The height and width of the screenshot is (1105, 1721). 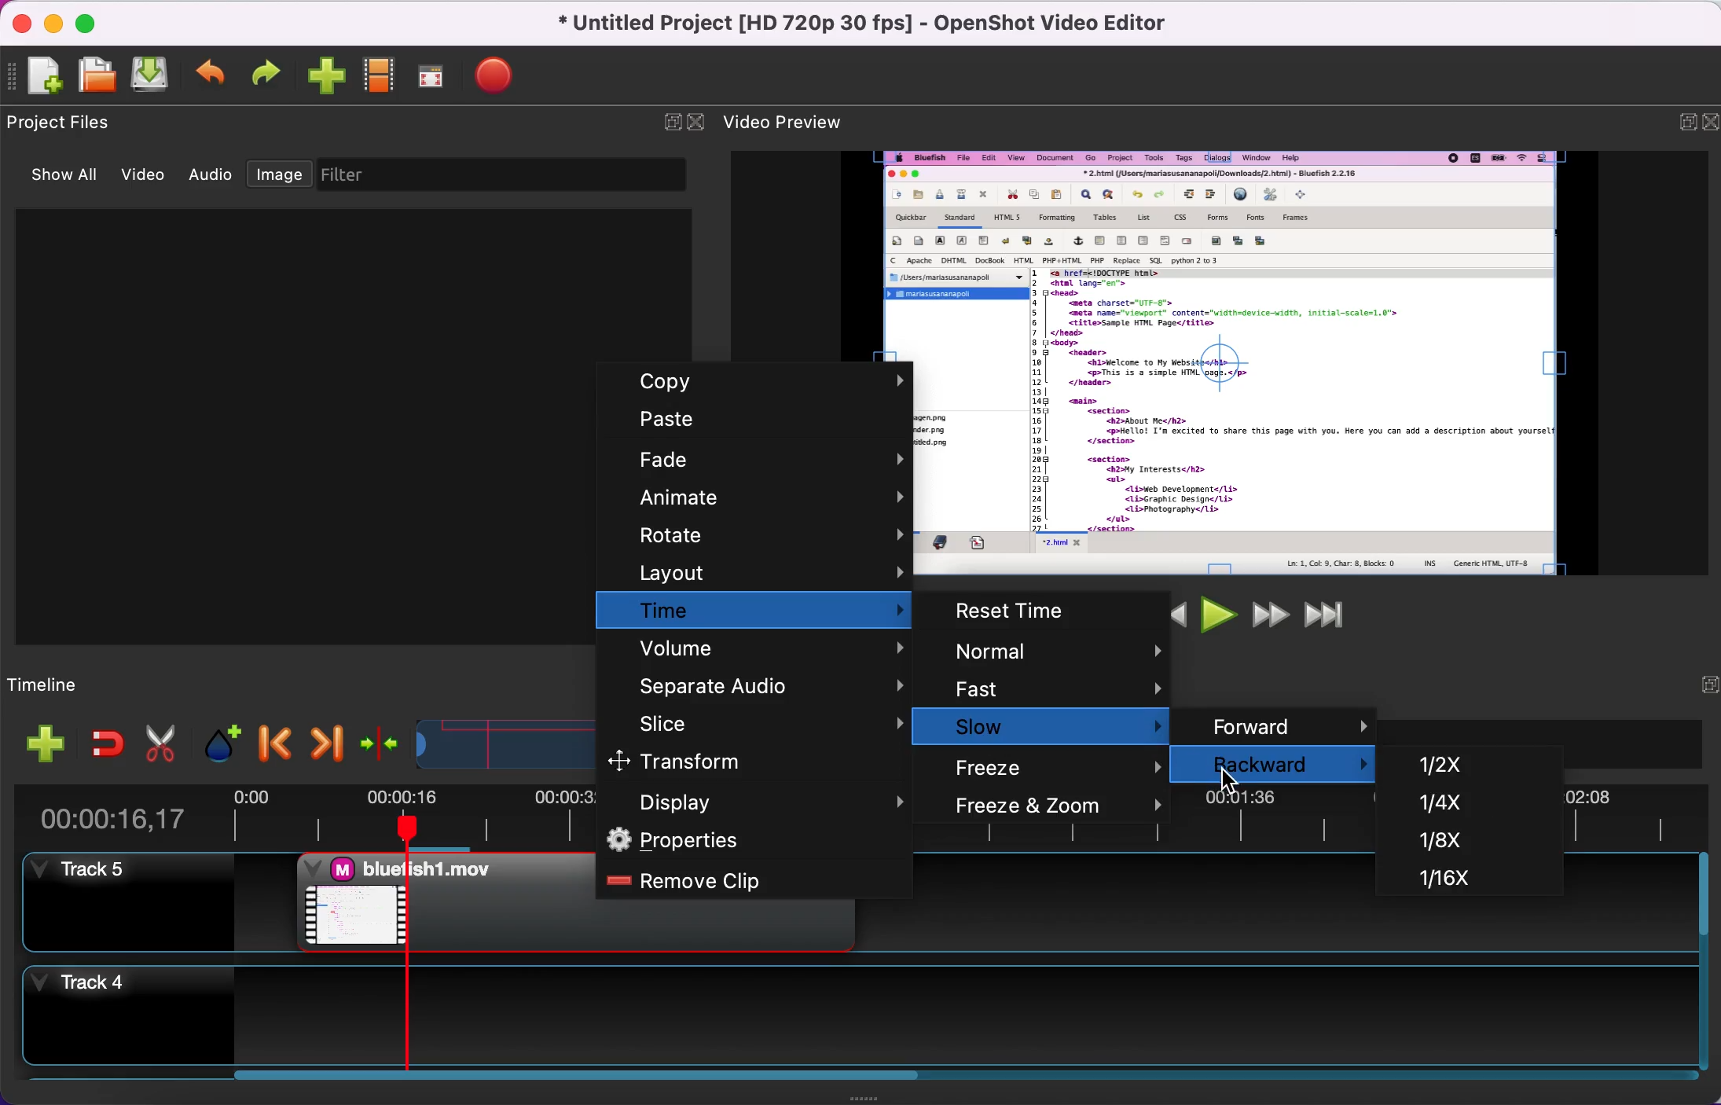 What do you see at coordinates (100, 742) in the screenshot?
I see `enable snapping` at bounding box center [100, 742].